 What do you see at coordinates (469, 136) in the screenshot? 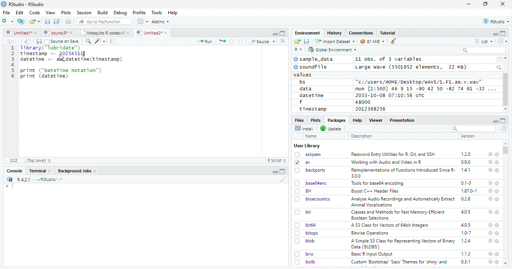
I see `Version` at bounding box center [469, 136].